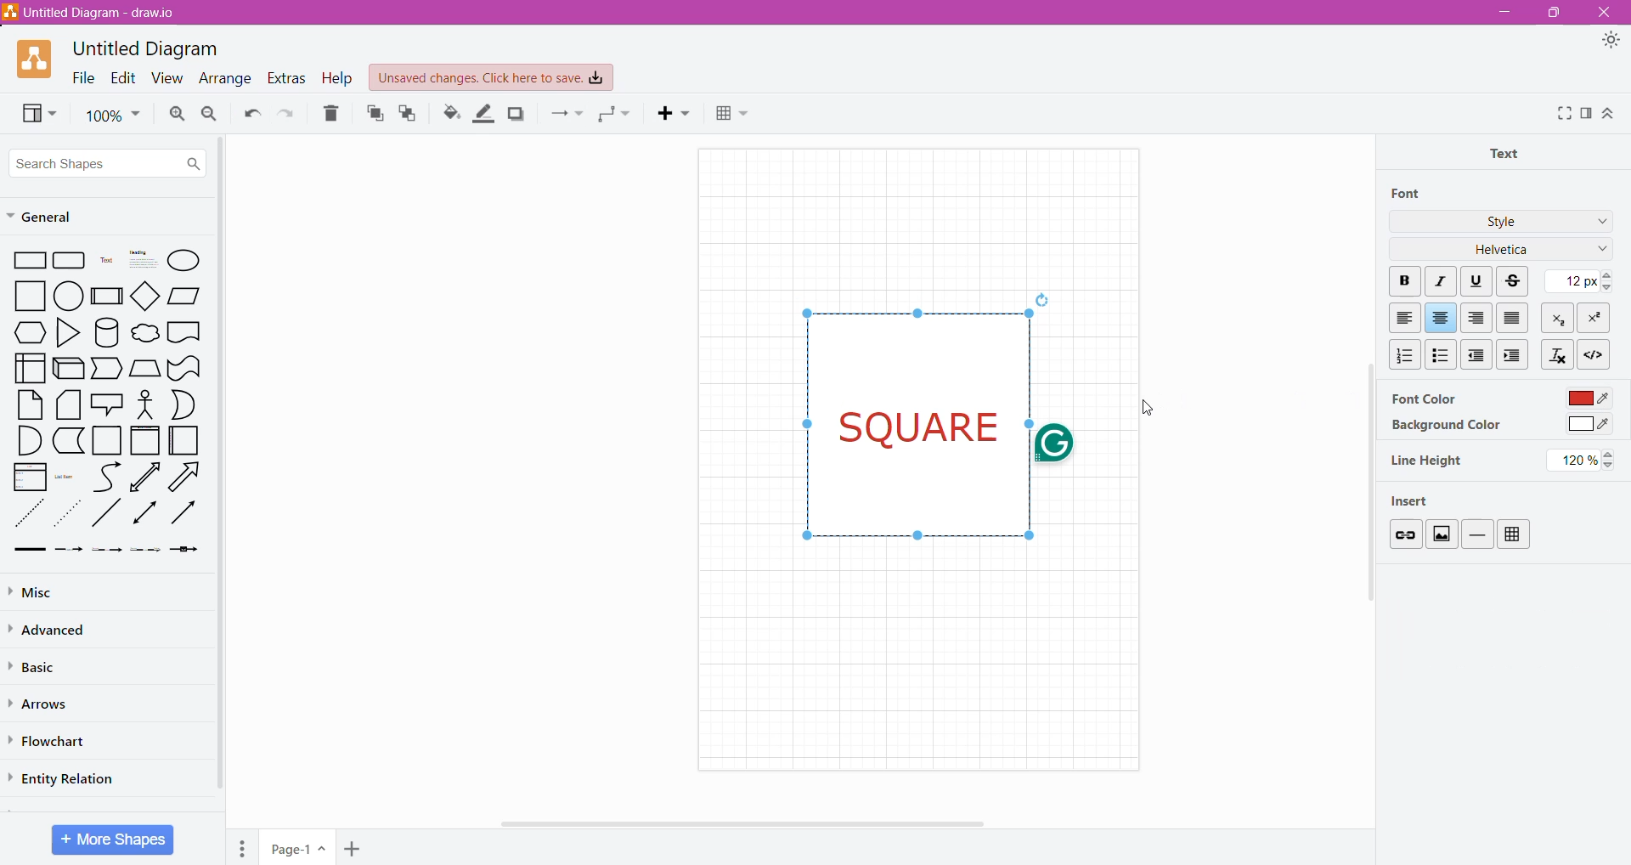 The image size is (1631, 865). I want to click on HTML, so click(1592, 353).